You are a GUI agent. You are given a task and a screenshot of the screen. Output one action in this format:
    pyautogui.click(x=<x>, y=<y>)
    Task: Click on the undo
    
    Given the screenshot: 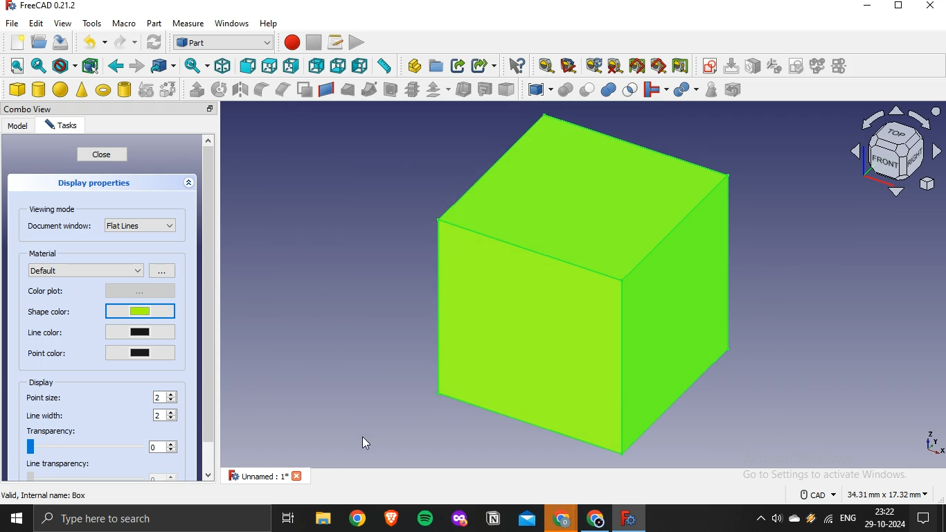 What is the action you would take?
    pyautogui.click(x=89, y=42)
    